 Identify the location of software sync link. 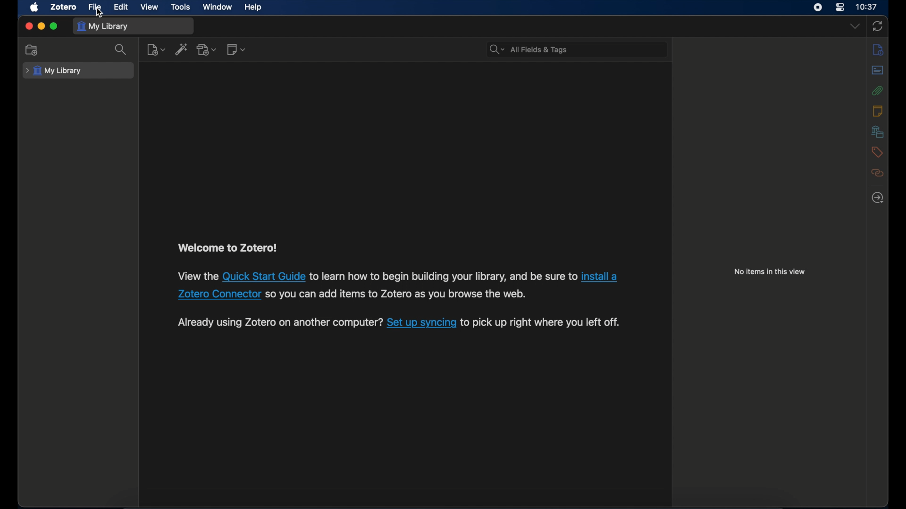
(421, 323).